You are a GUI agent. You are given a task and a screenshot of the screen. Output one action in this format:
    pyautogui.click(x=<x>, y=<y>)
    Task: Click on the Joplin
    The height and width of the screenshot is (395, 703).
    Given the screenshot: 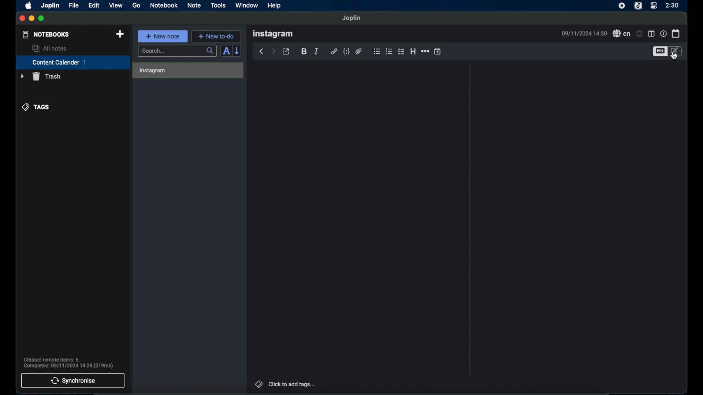 What is the action you would take?
    pyautogui.click(x=352, y=18)
    